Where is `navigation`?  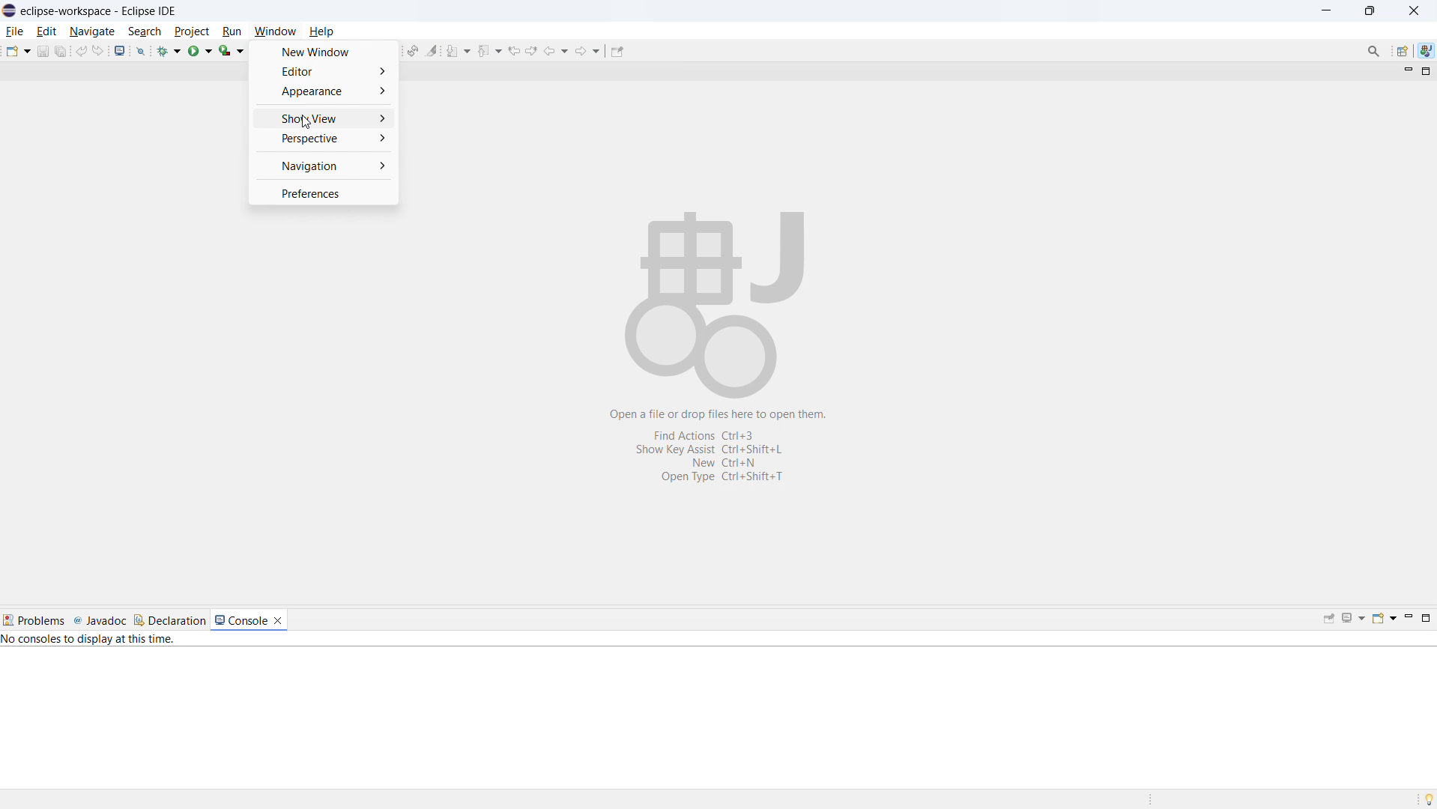 navigation is located at coordinates (323, 166).